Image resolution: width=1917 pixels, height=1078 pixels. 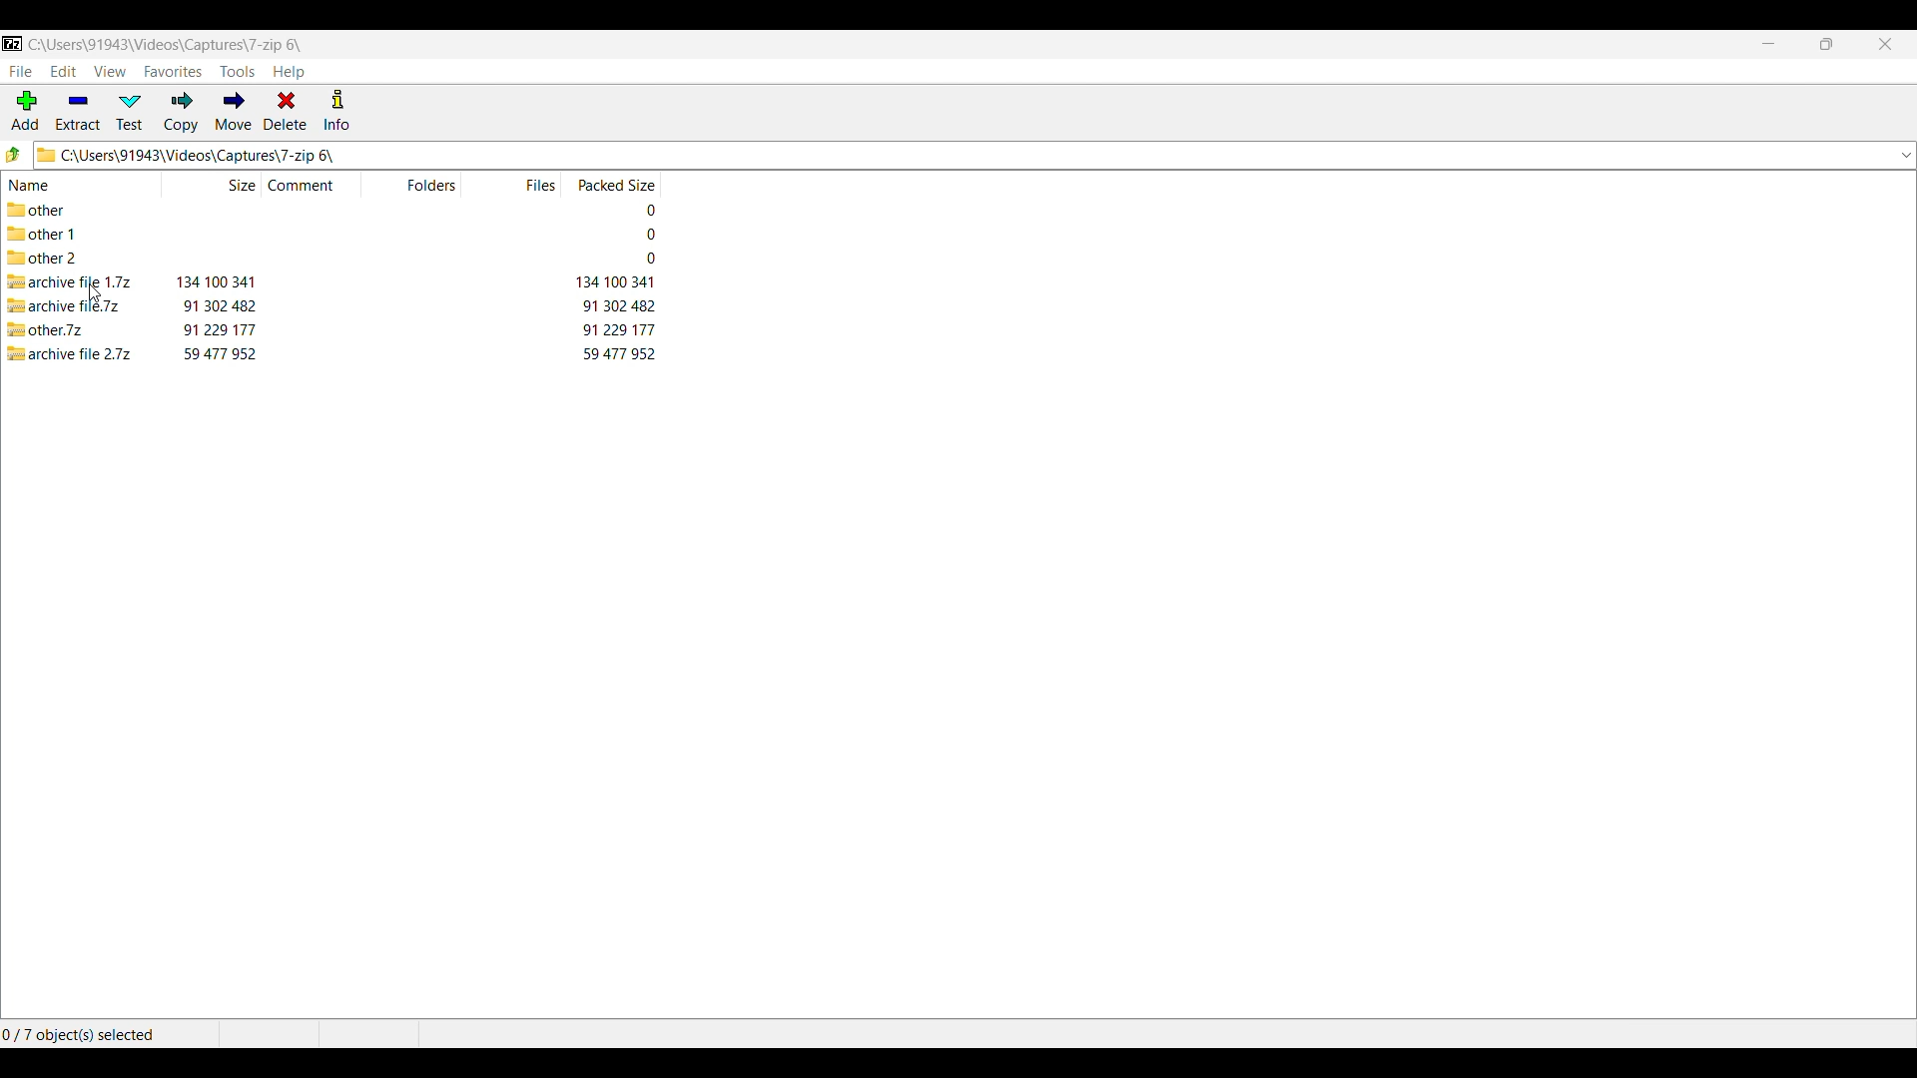 What do you see at coordinates (72, 352) in the screenshot?
I see `archive file 2.7z ` at bounding box center [72, 352].